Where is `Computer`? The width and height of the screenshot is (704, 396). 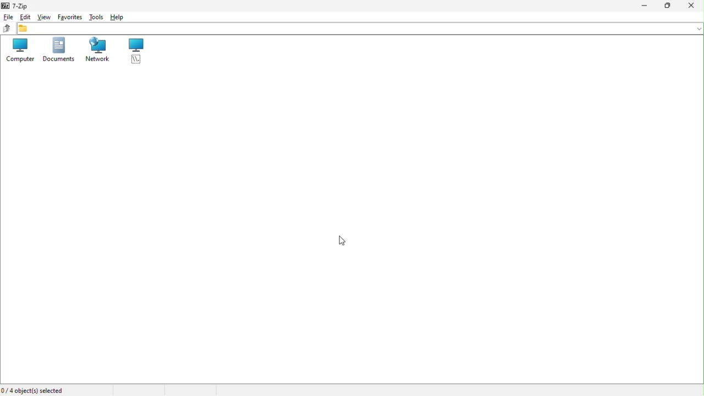 Computer is located at coordinates (19, 51).